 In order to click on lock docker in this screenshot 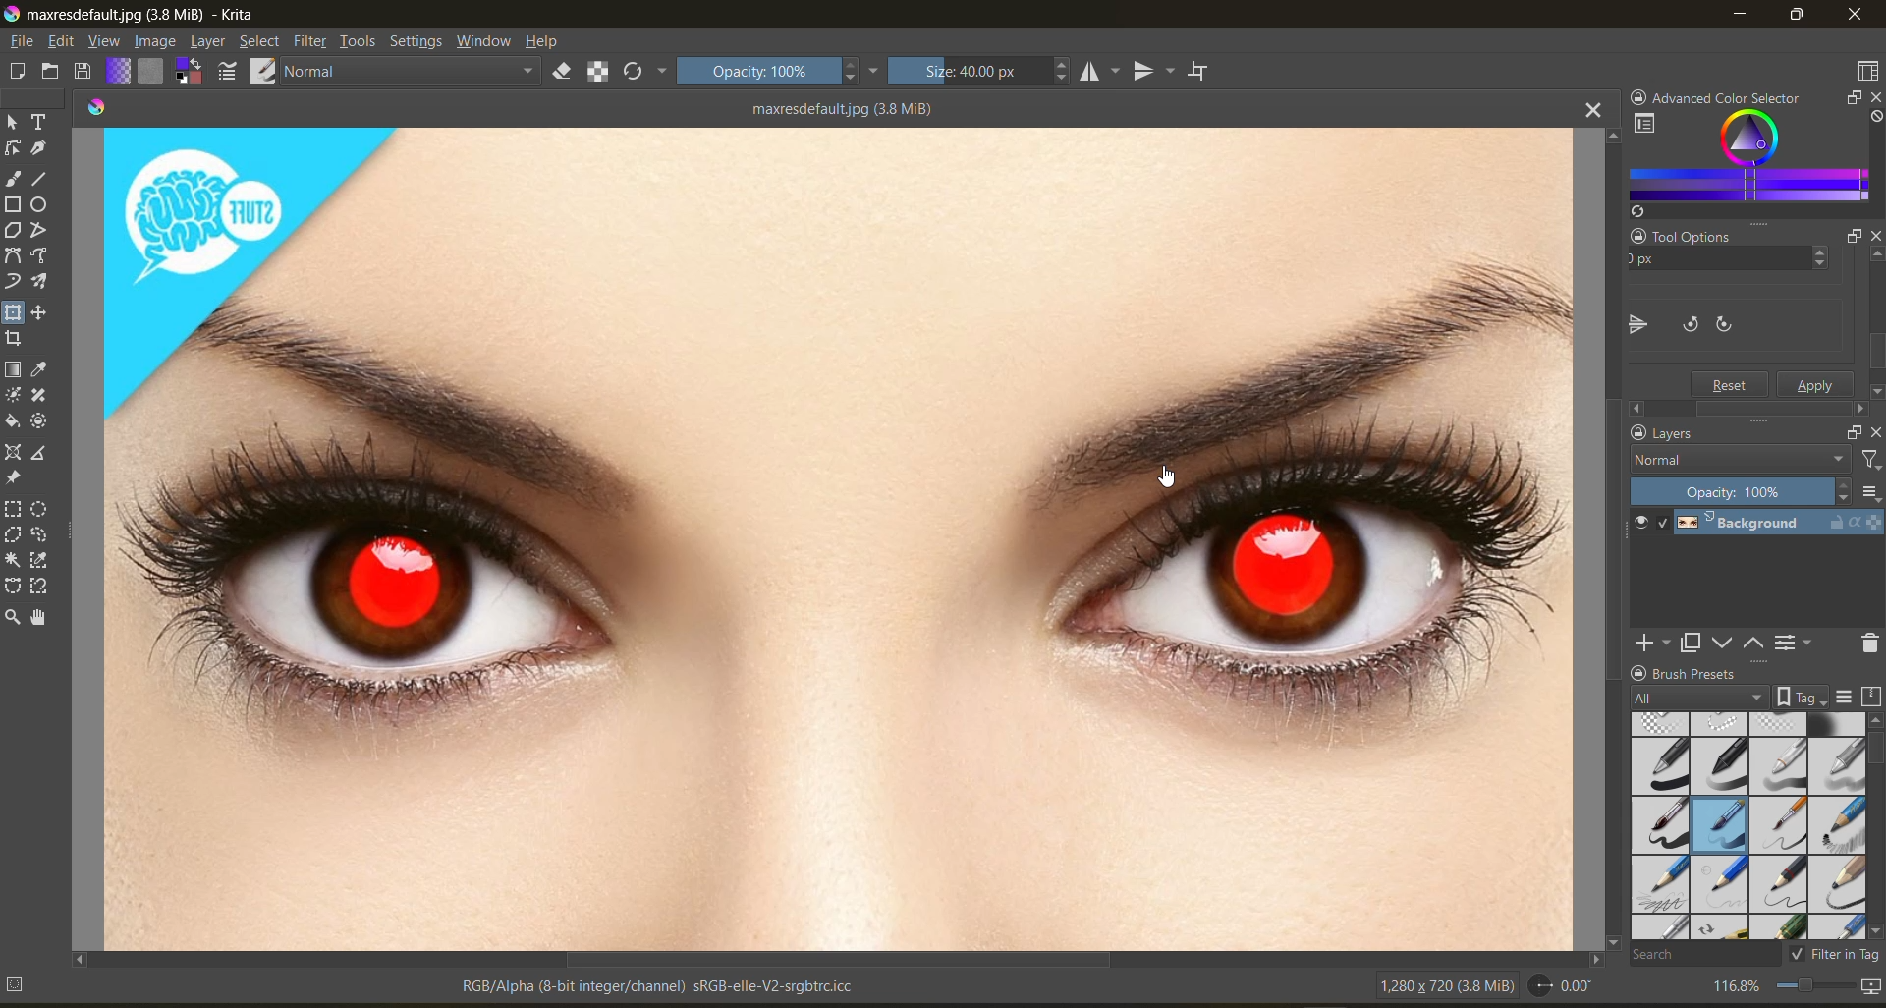, I will do `click(1636, 93)`.